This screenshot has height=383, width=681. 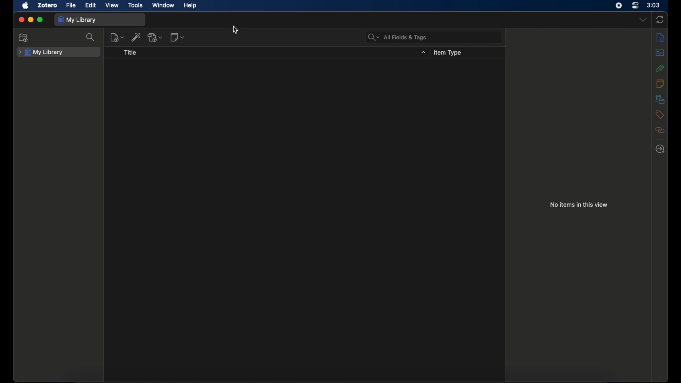 What do you see at coordinates (397, 38) in the screenshot?
I see `all fields & tags` at bounding box center [397, 38].